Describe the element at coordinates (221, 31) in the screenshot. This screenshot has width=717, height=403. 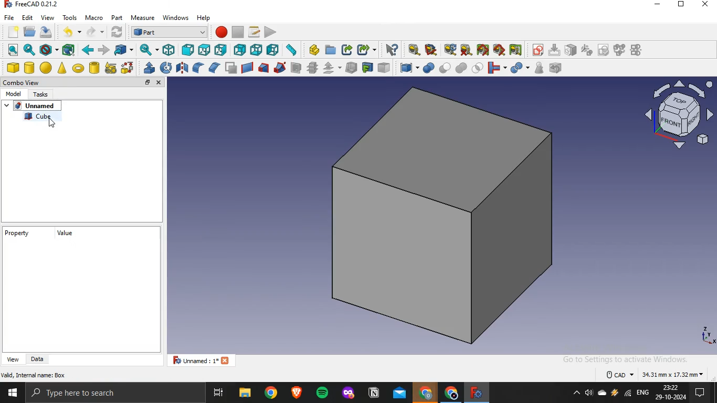
I see `start macro recording` at that location.